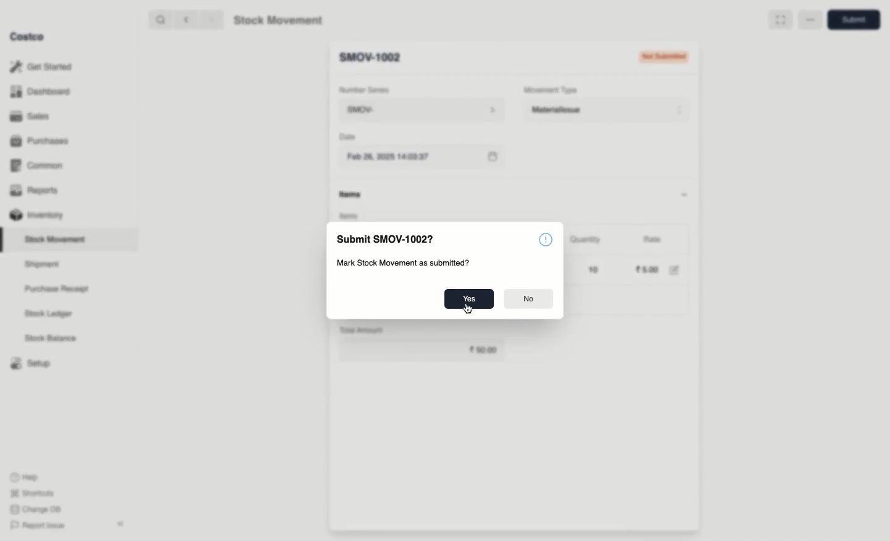 This screenshot has height=541, width=890. What do you see at coordinates (36, 510) in the screenshot?
I see `Change DB` at bounding box center [36, 510].